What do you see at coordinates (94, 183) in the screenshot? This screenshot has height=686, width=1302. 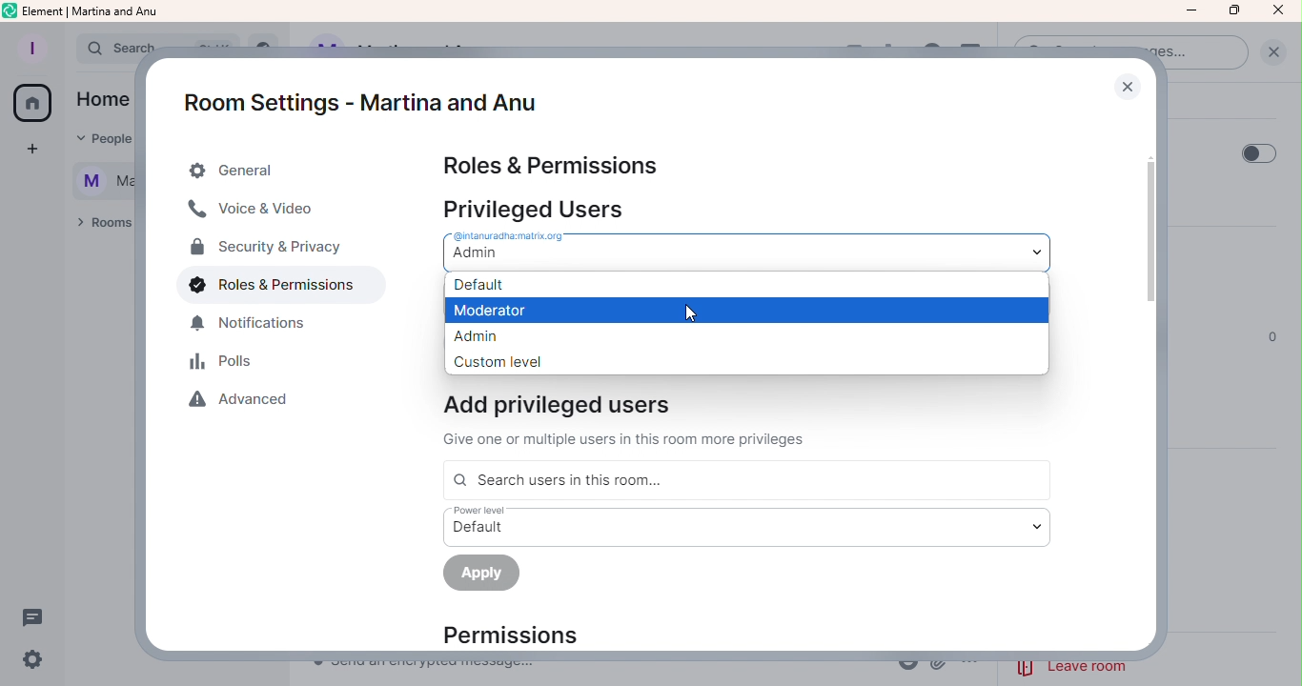 I see `Martina and Anu` at bounding box center [94, 183].